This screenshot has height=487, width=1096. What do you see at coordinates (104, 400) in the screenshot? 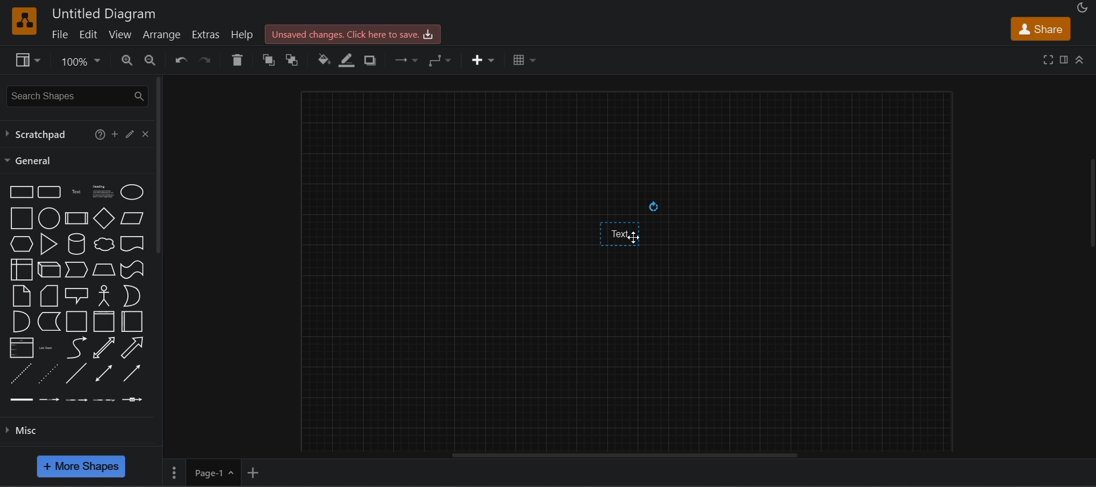
I see `Connector with 3 labels` at bounding box center [104, 400].